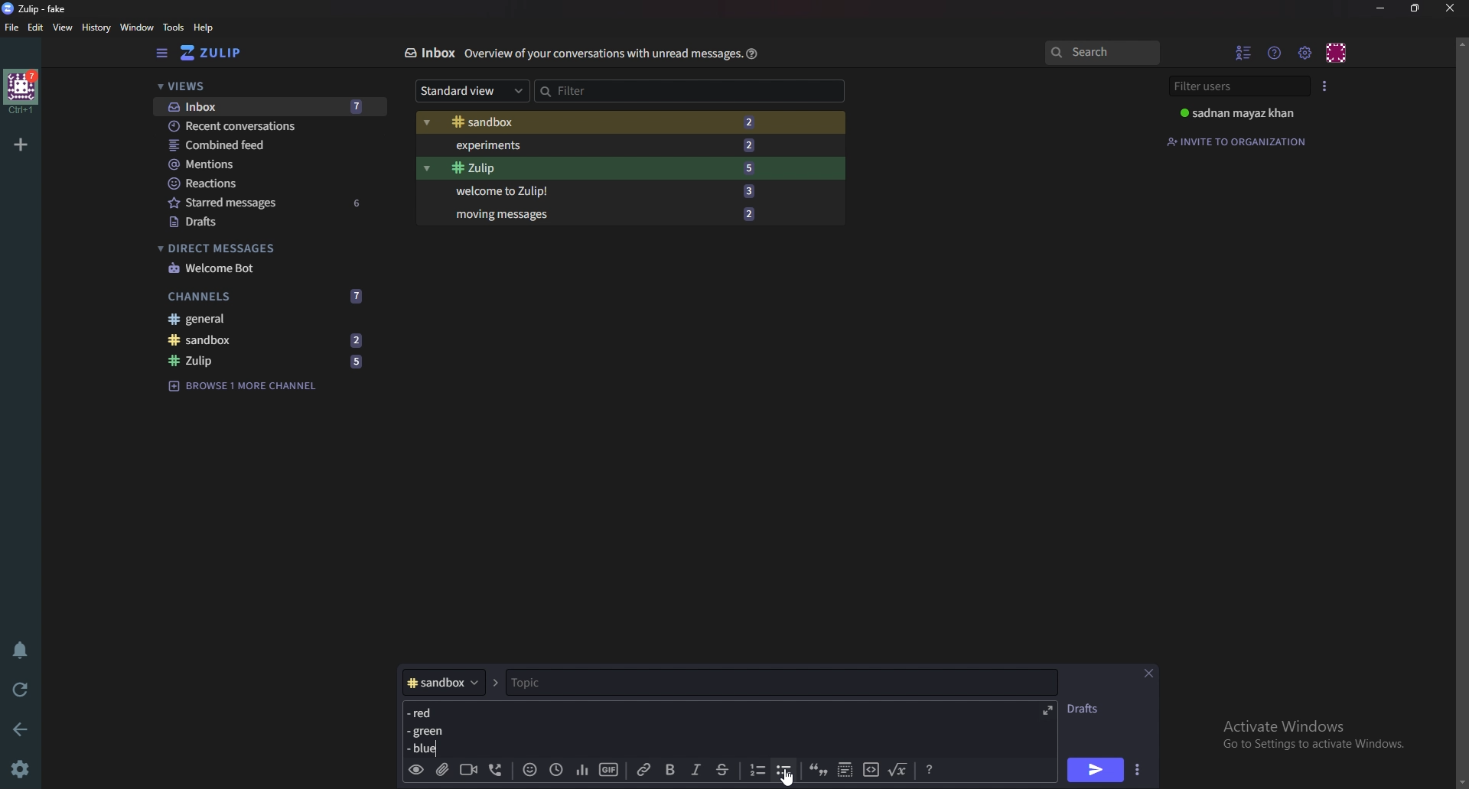 The height and width of the screenshot is (789, 1469). What do you see at coordinates (269, 164) in the screenshot?
I see `Mentions` at bounding box center [269, 164].